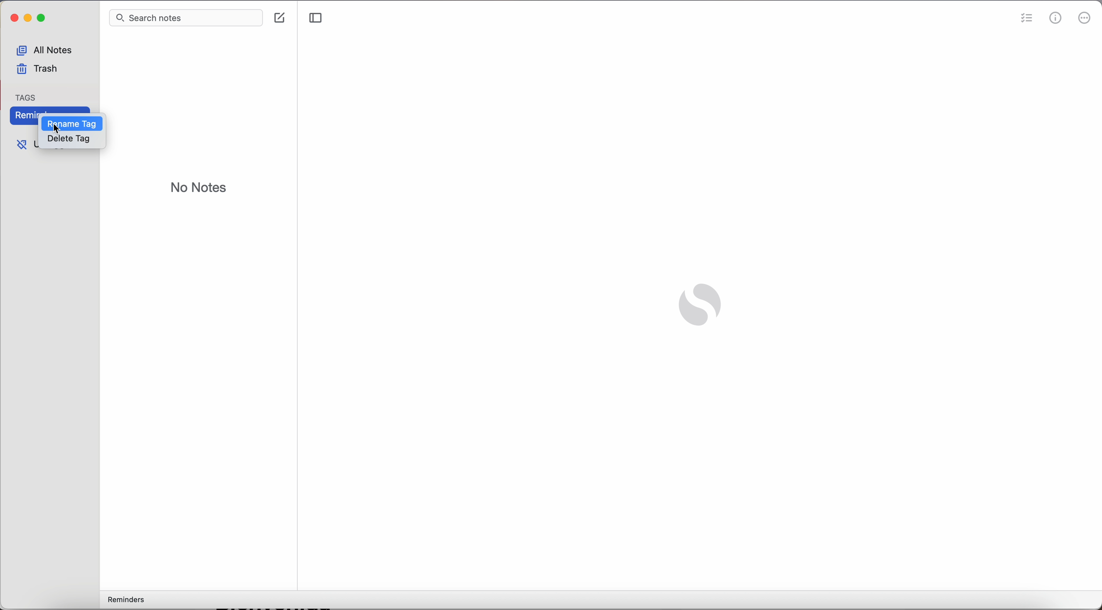 The width and height of the screenshot is (1102, 610). Describe the element at coordinates (68, 139) in the screenshot. I see `delete tag` at that location.